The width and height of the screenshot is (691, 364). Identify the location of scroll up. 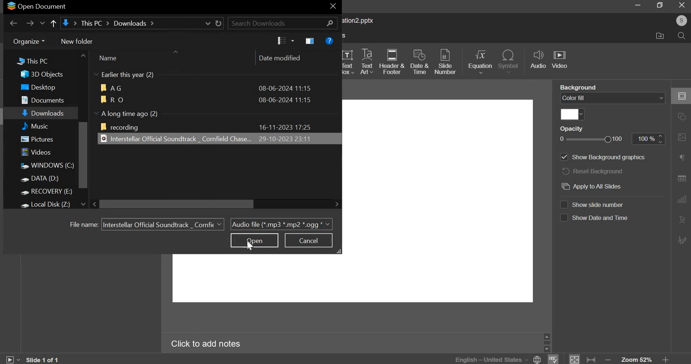
(83, 55).